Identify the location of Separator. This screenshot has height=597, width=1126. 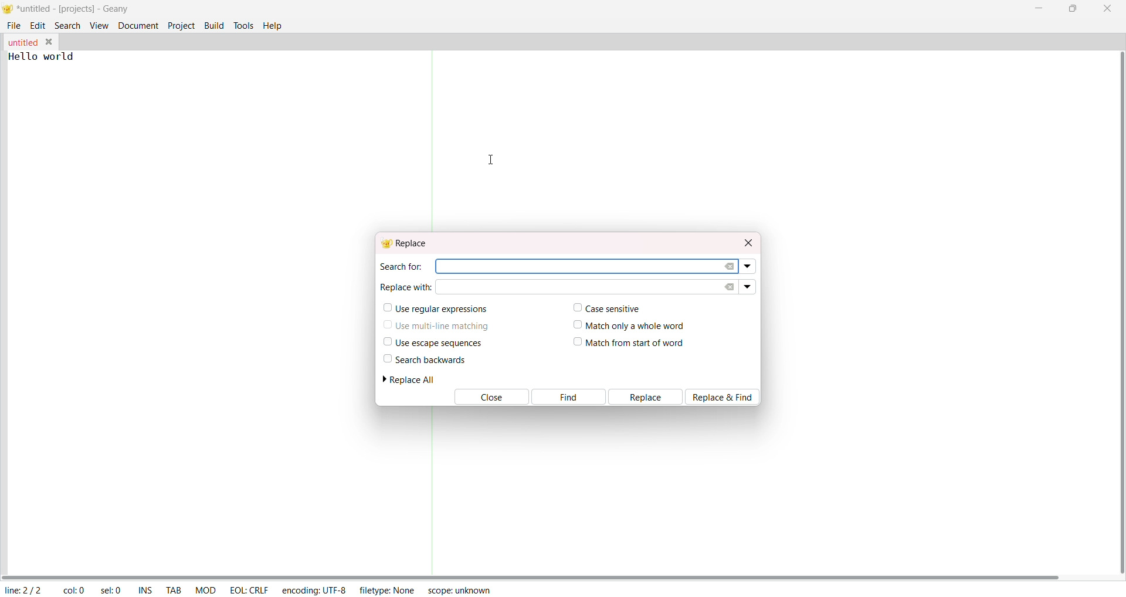
(432, 491).